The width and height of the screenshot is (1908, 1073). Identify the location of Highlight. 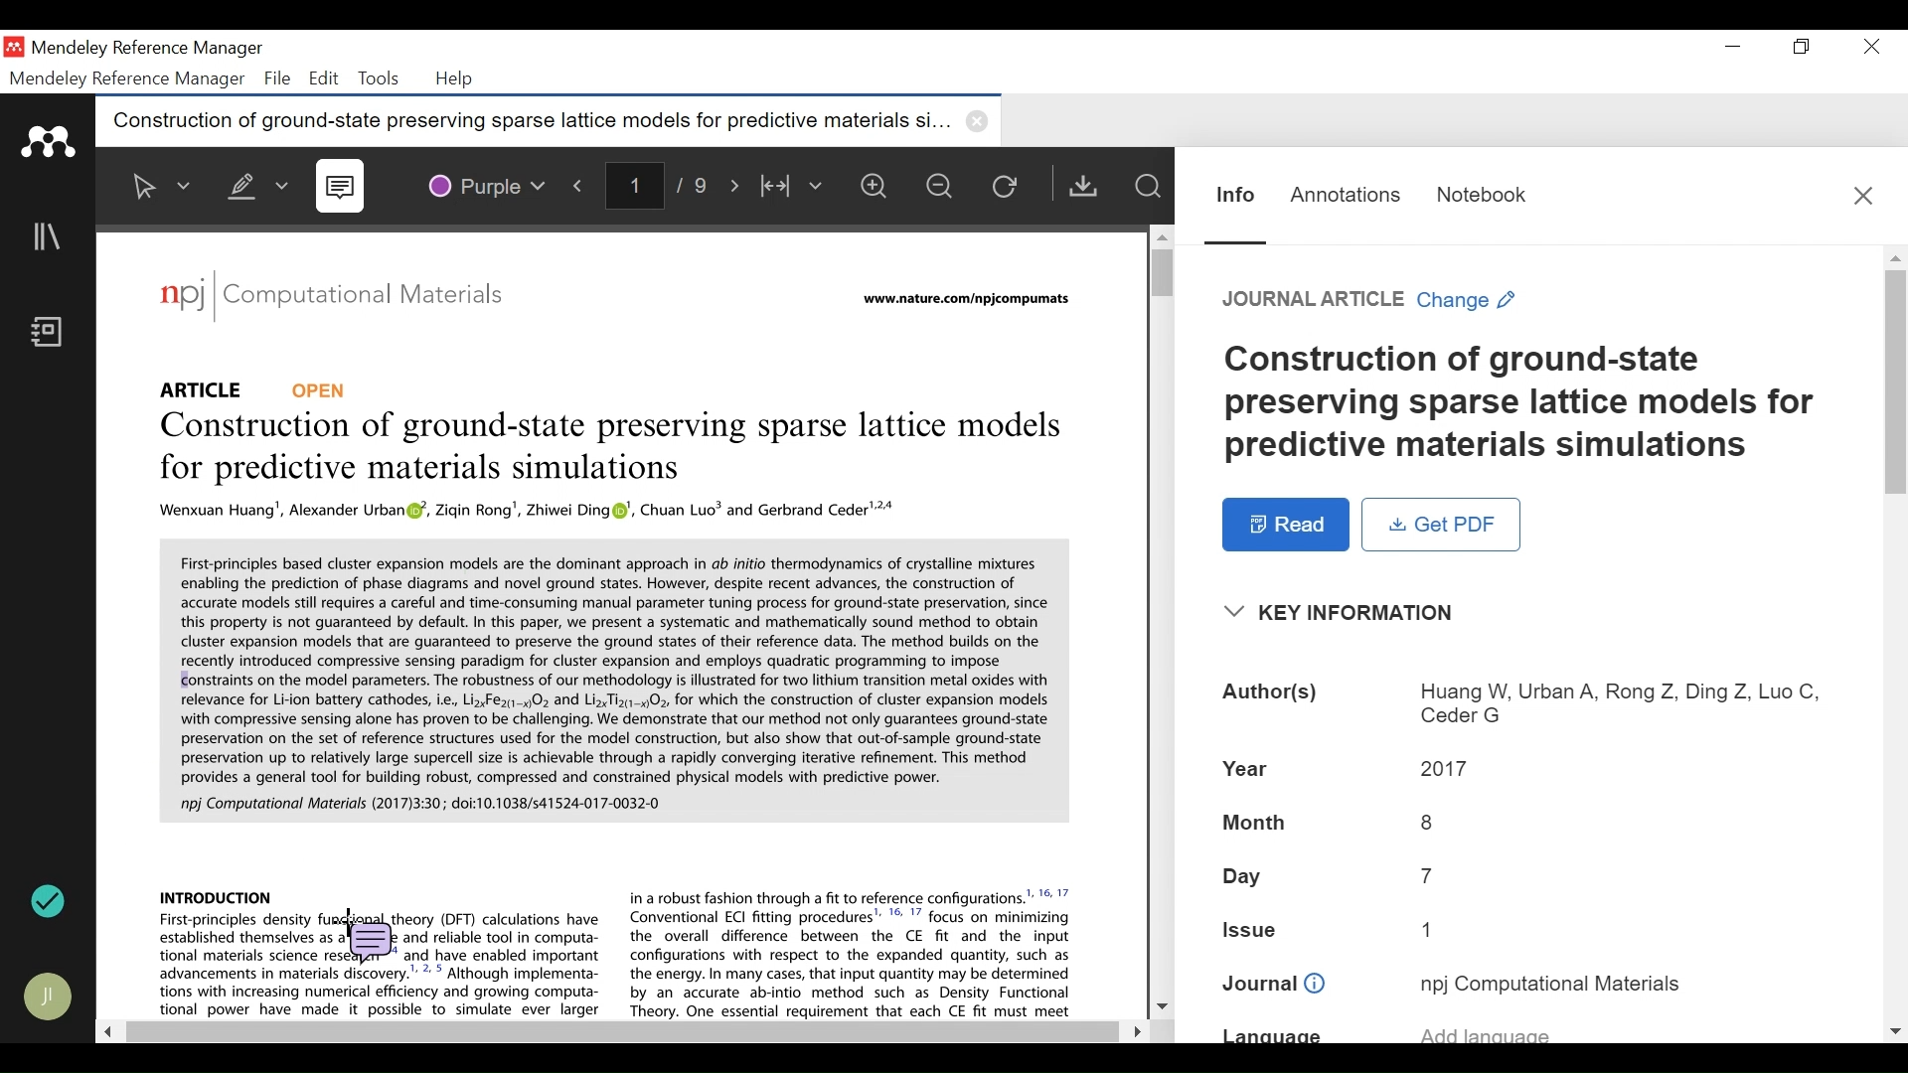
(253, 182).